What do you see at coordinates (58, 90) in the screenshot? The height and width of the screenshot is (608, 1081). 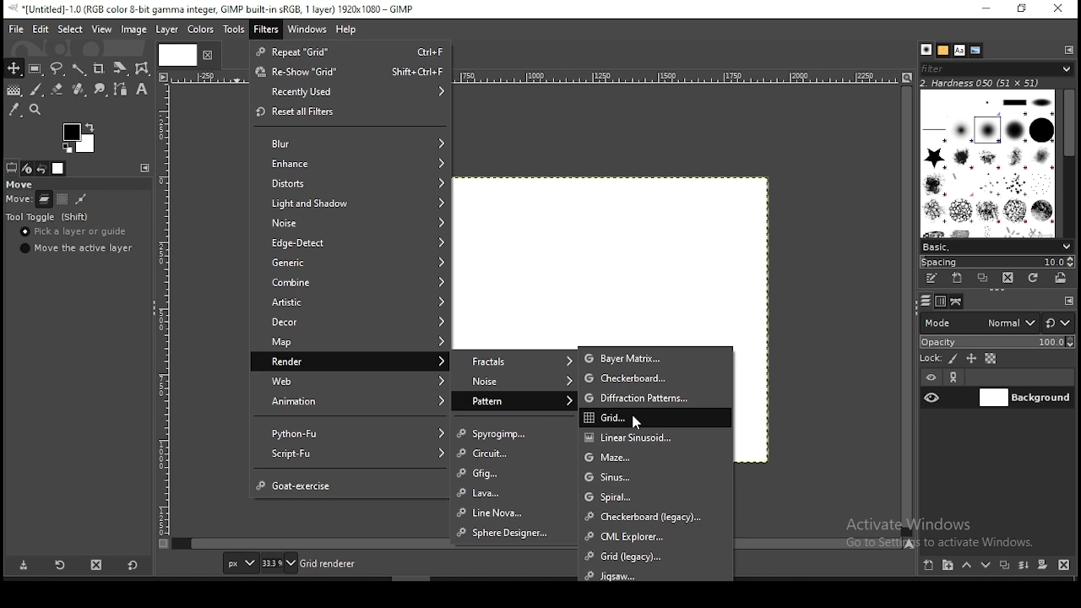 I see `eraser tool` at bounding box center [58, 90].